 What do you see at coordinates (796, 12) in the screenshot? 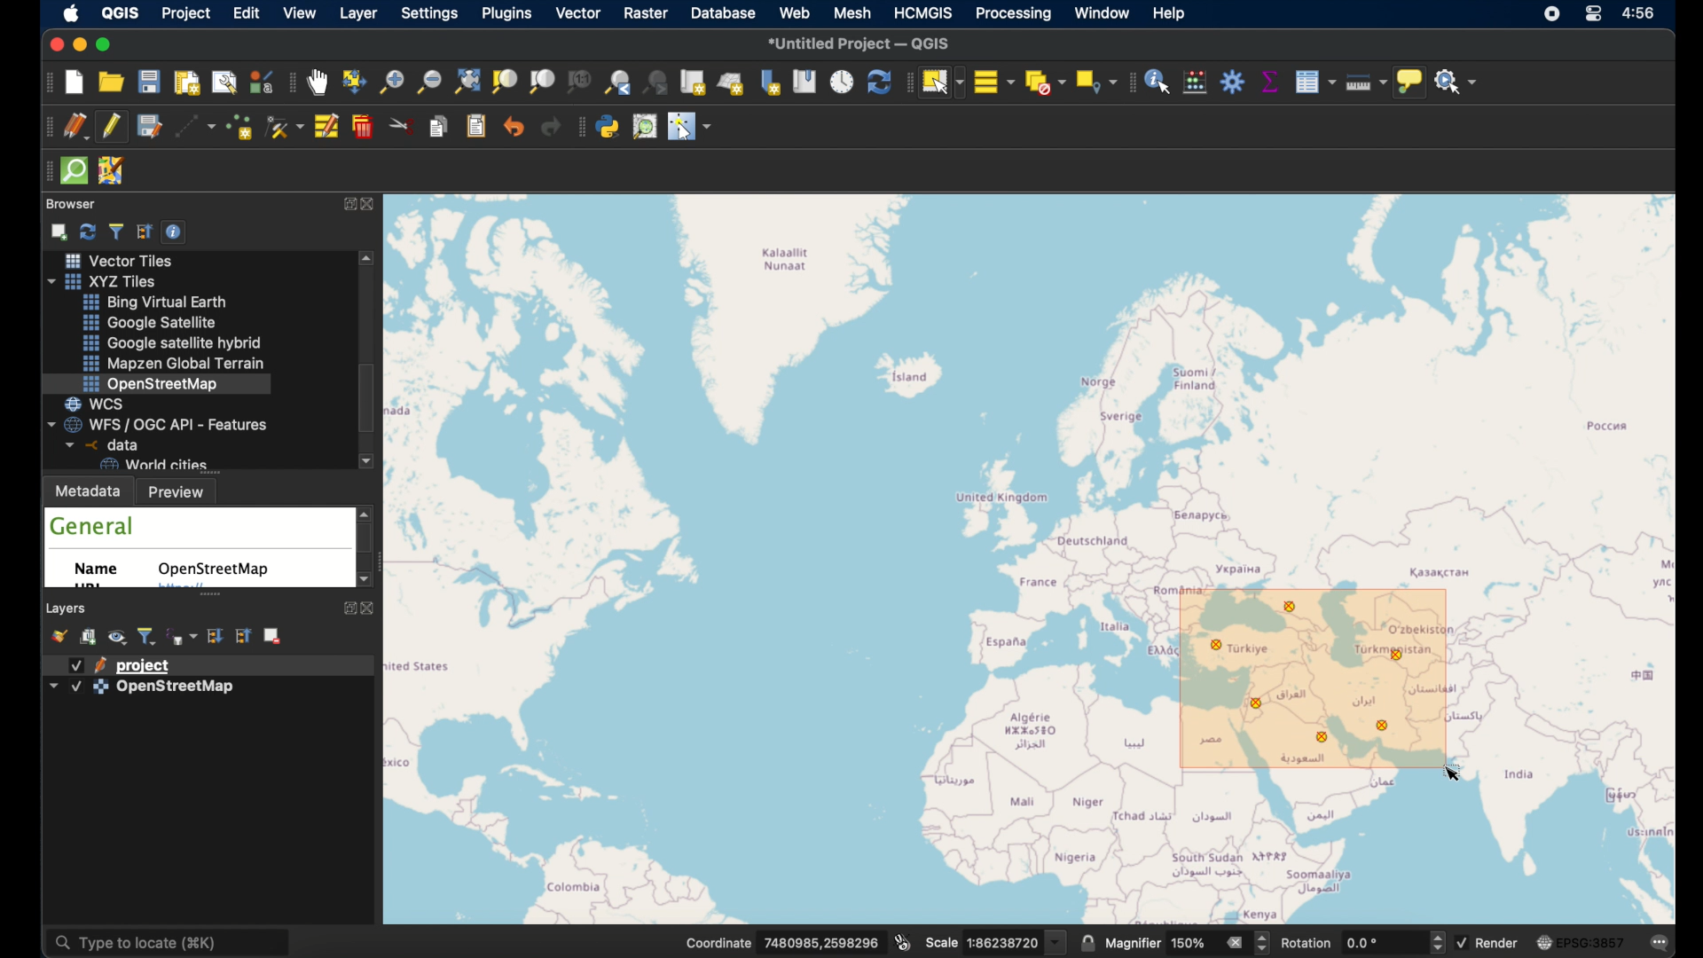
I see `web` at bounding box center [796, 12].